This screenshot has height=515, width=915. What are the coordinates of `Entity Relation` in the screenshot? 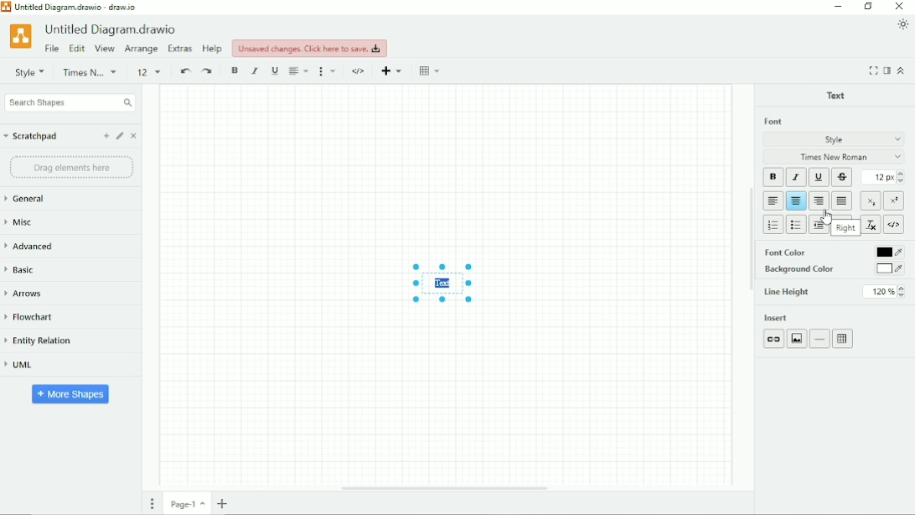 It's located at (39, 341).